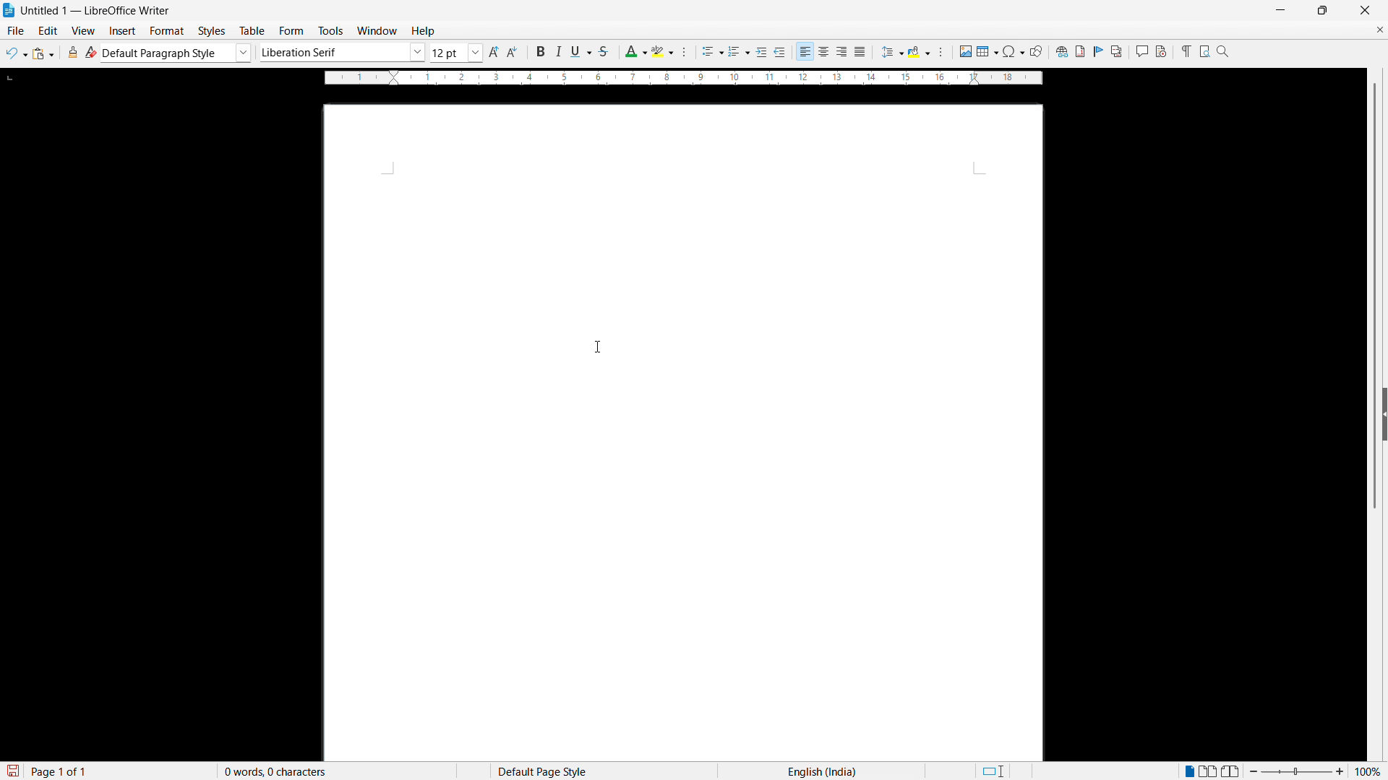 The height and width of the screenshot is (780, 1388). I want to click on Format , so click(167, 30).